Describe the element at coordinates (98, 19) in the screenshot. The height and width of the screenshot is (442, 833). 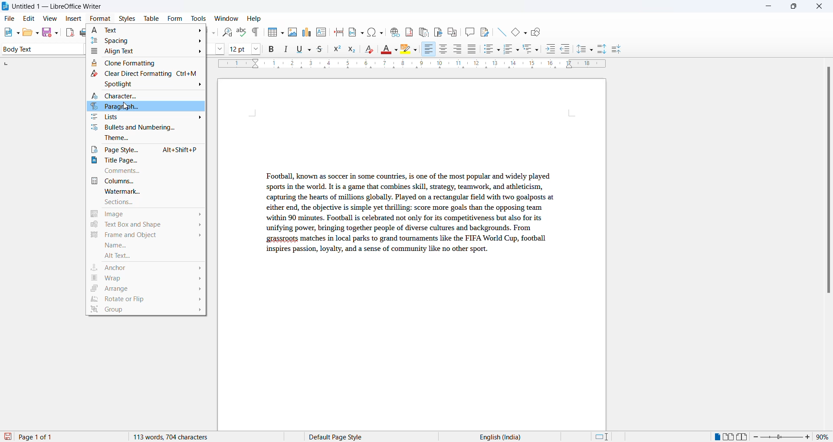
I see `format` at that location.